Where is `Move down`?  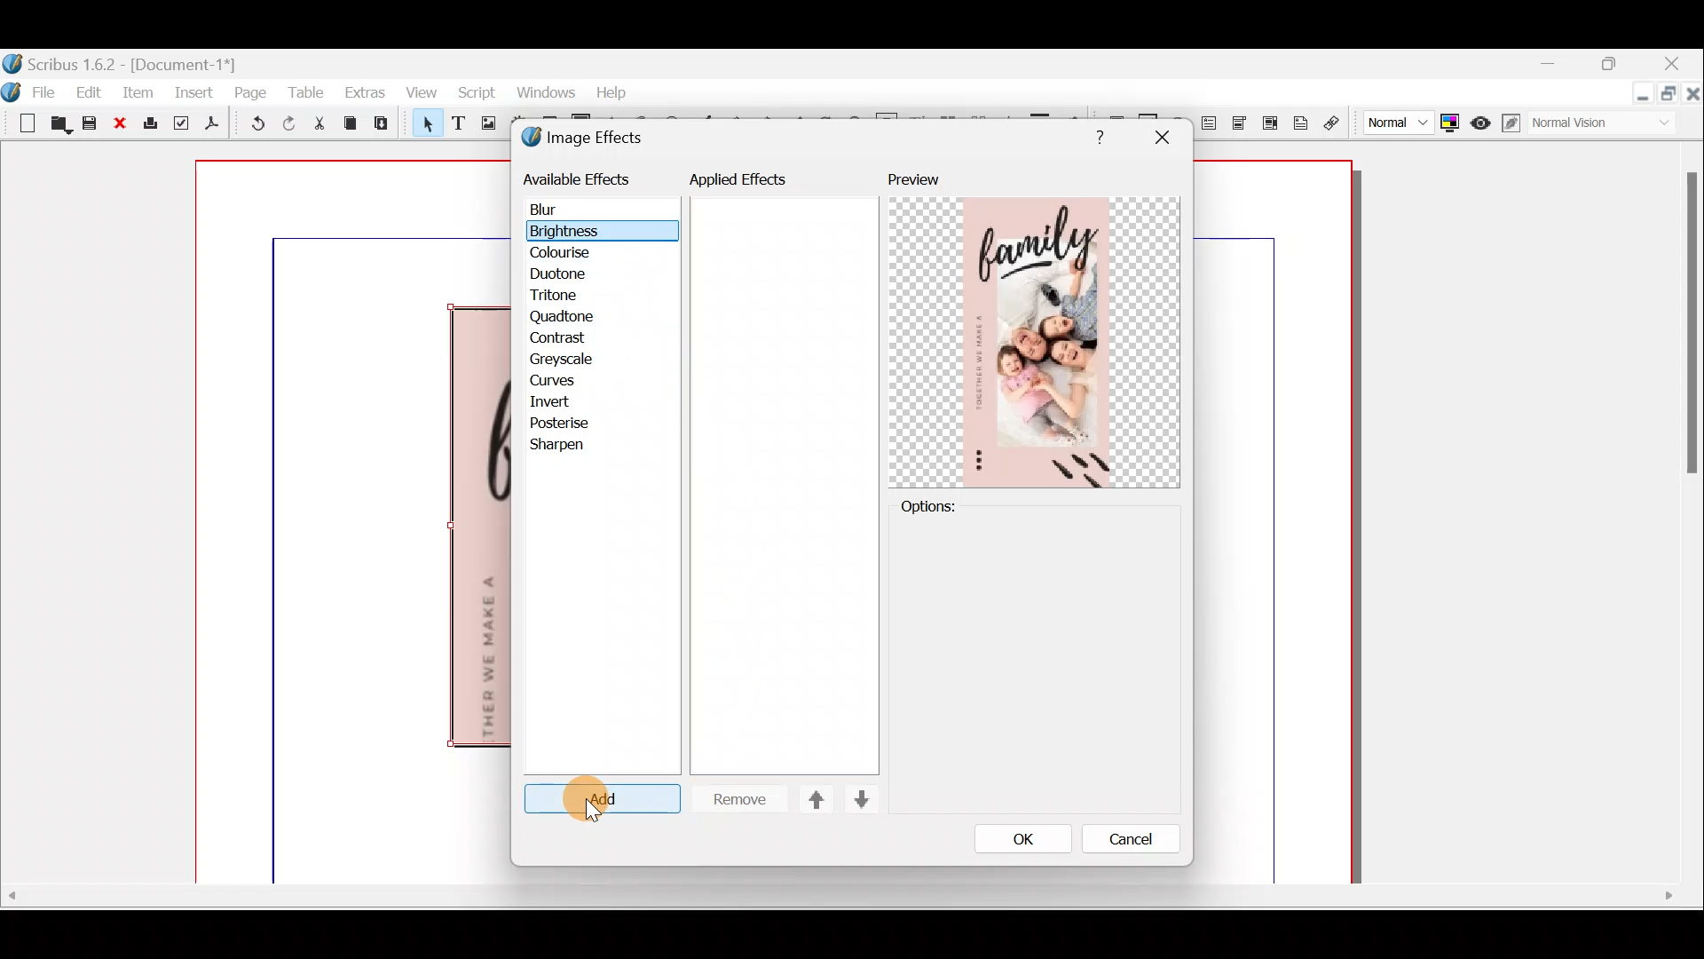
Move down is located at coordinates (859, 799).